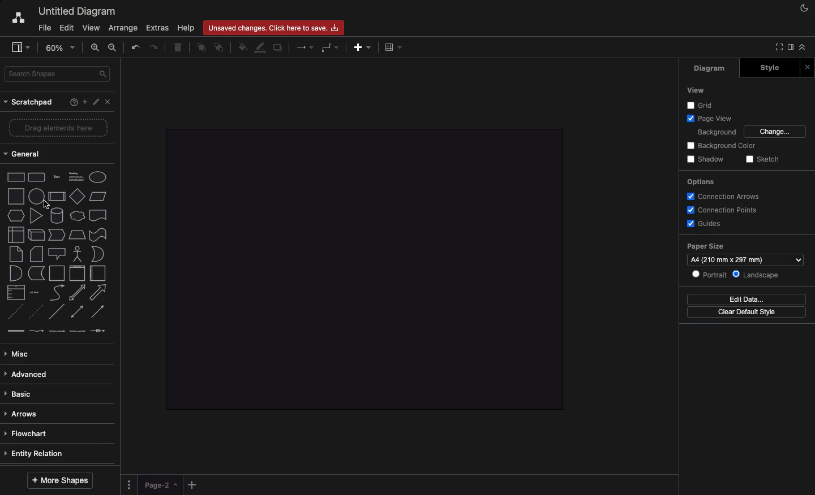  I want to click on Shapes, so click(23, 272).